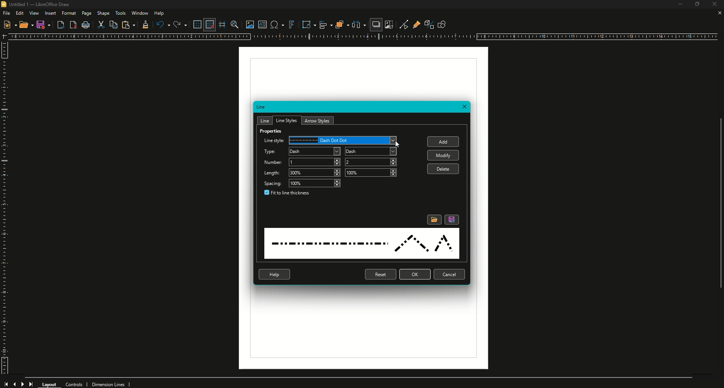 This screenshot has height=388, width=724. Describe the element at coordinates (50, 383) in the screenshot. I see `Layout` at that location.